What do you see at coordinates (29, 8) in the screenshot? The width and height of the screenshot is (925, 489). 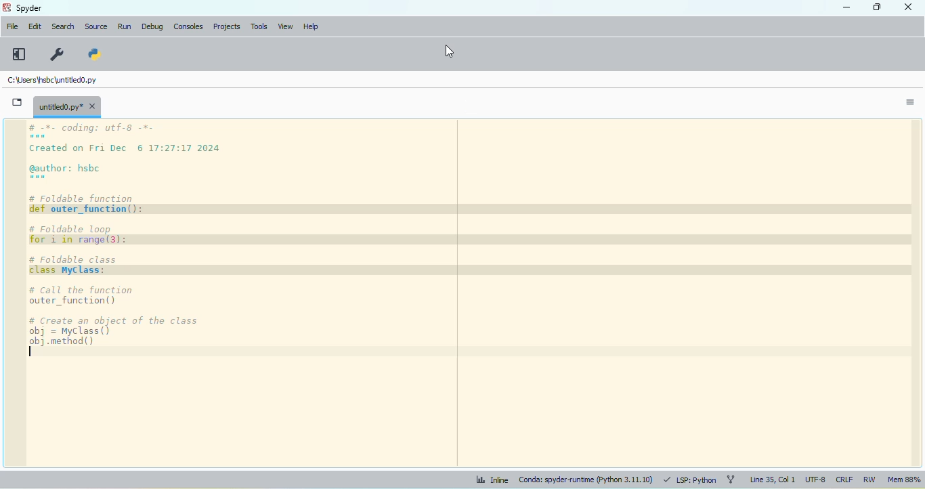 I see `spyder` at bounding box center [29, 8].